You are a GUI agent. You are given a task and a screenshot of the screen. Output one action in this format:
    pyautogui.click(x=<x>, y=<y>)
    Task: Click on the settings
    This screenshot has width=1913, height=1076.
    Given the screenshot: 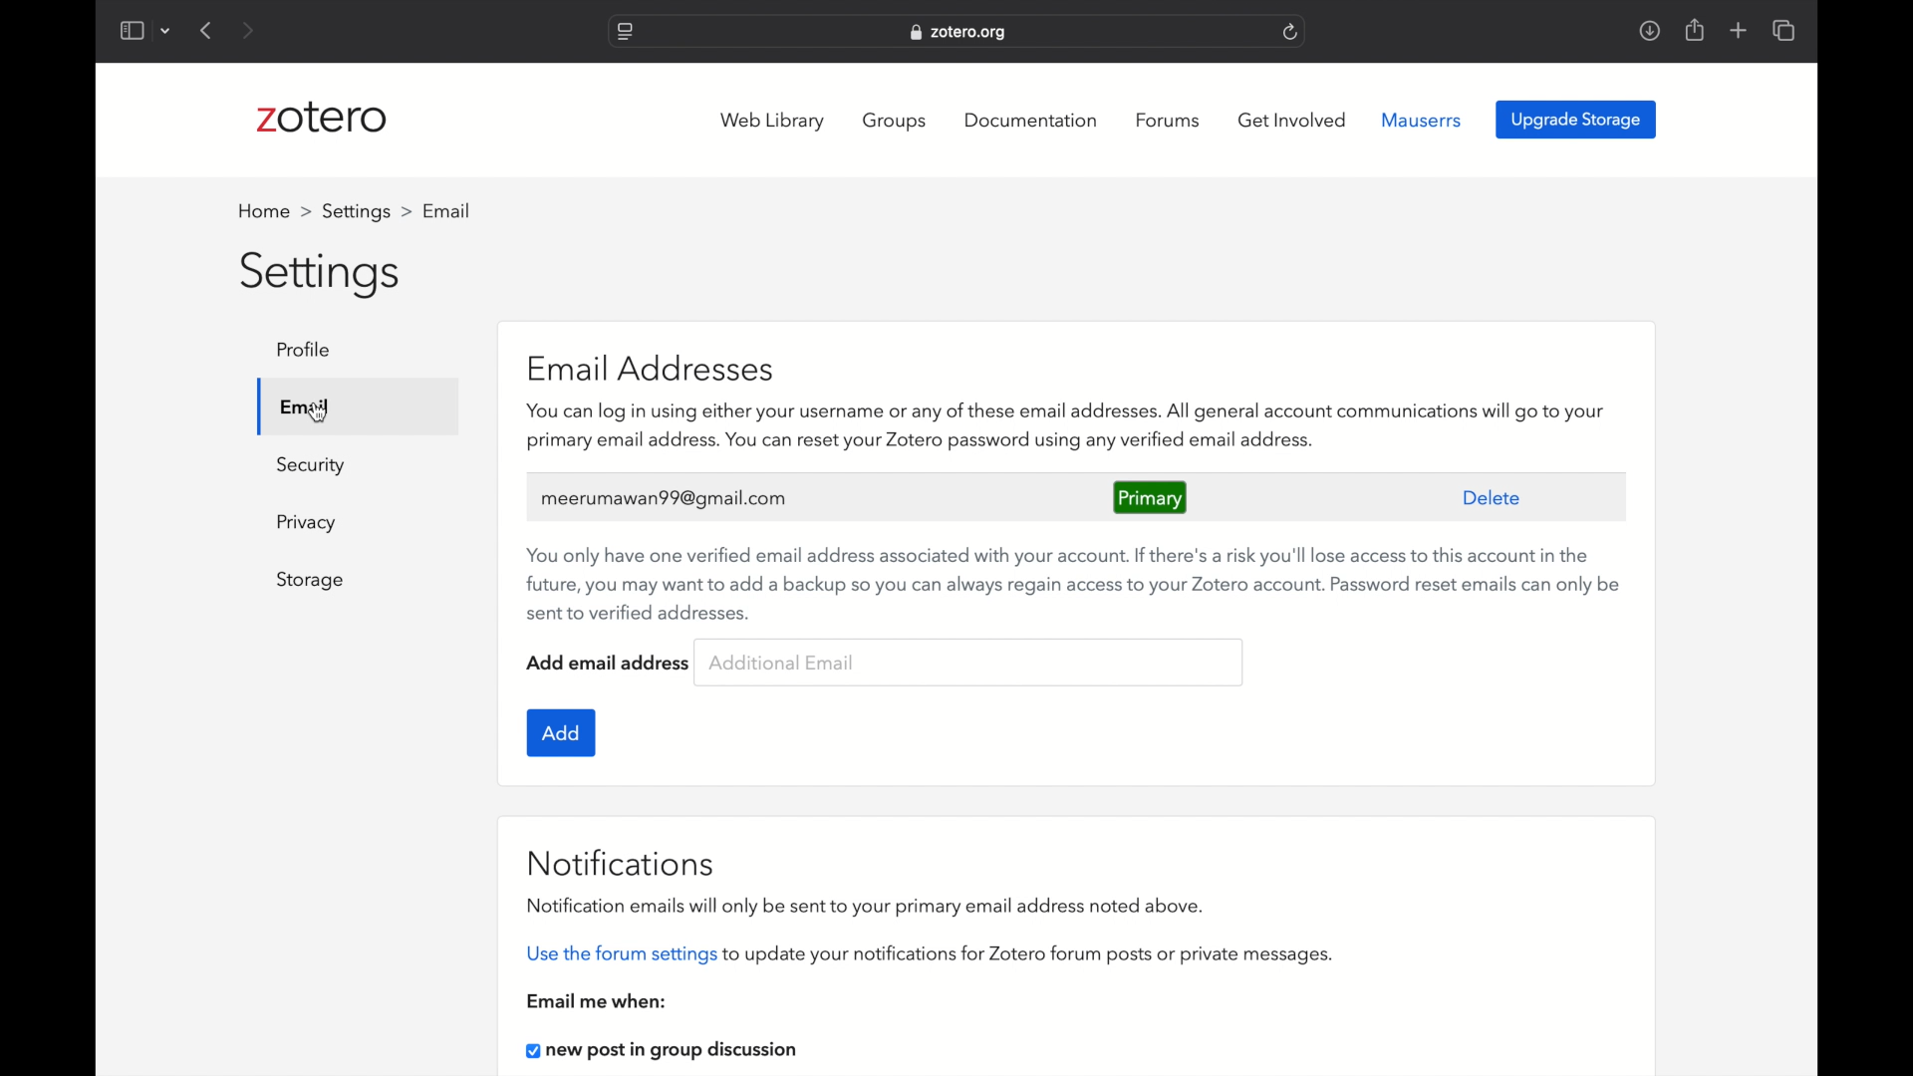 What is the action you would take?
    pyautogui.click(x=367, y=211)
    